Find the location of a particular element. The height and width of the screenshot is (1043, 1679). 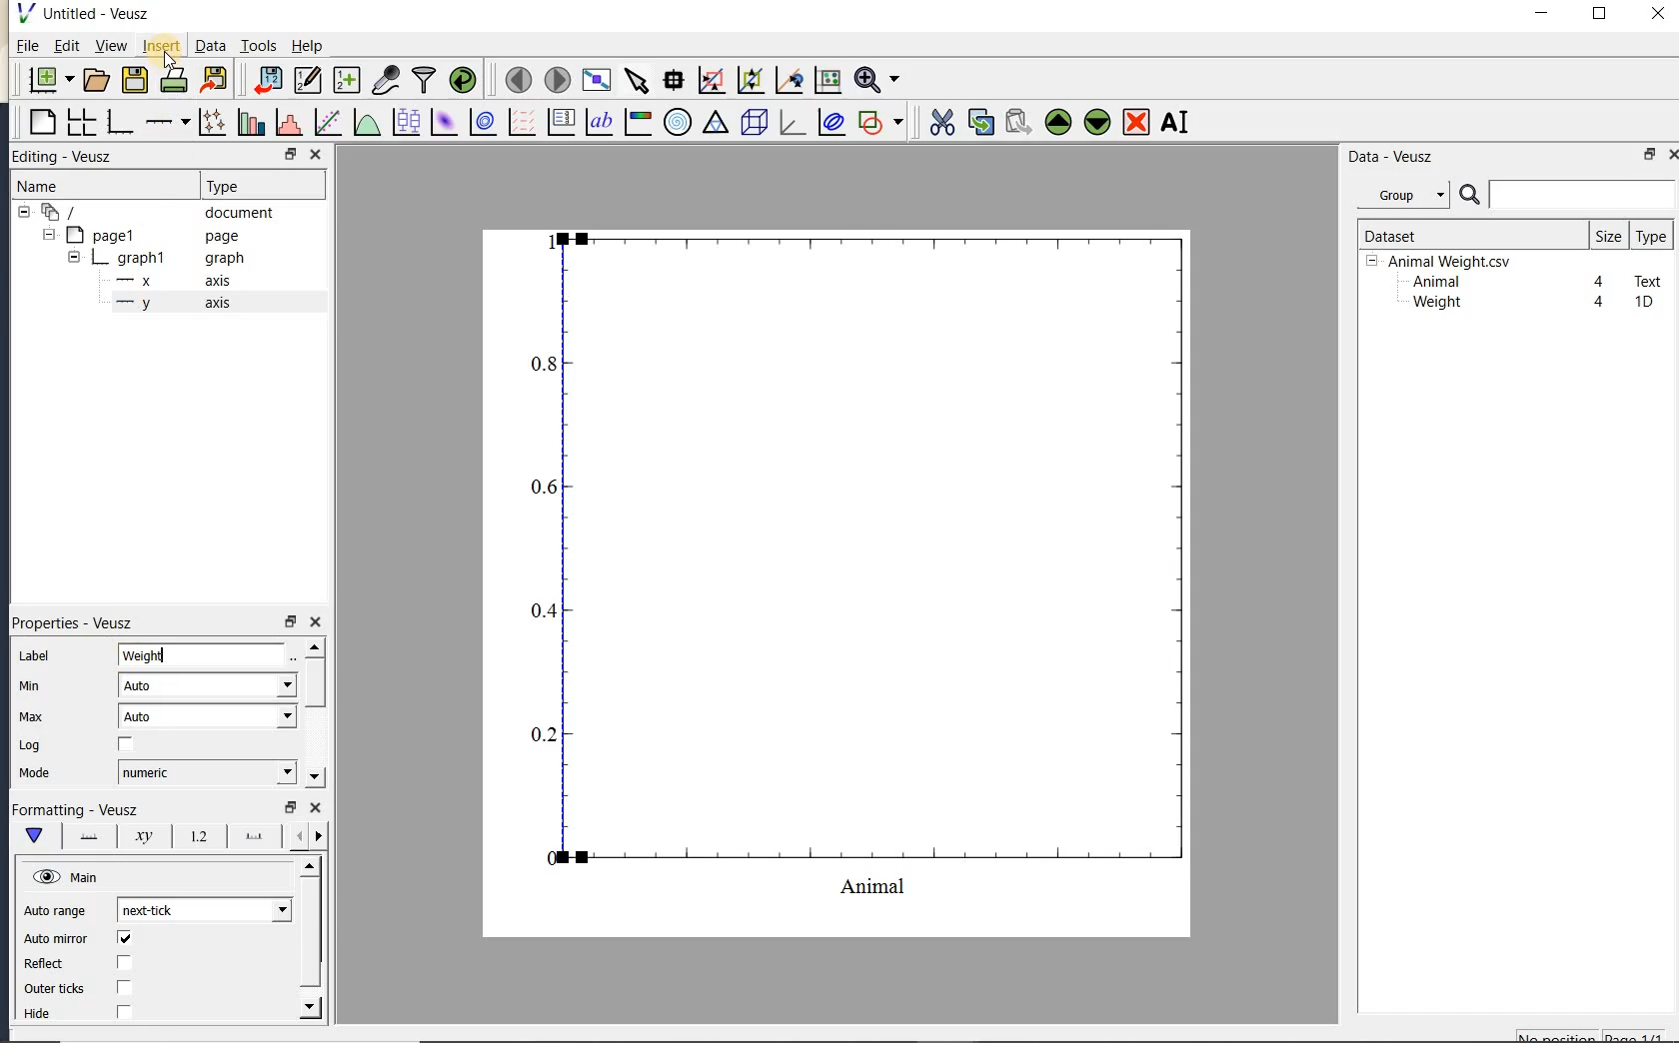

Animal is located at coordinates (1434, 283).